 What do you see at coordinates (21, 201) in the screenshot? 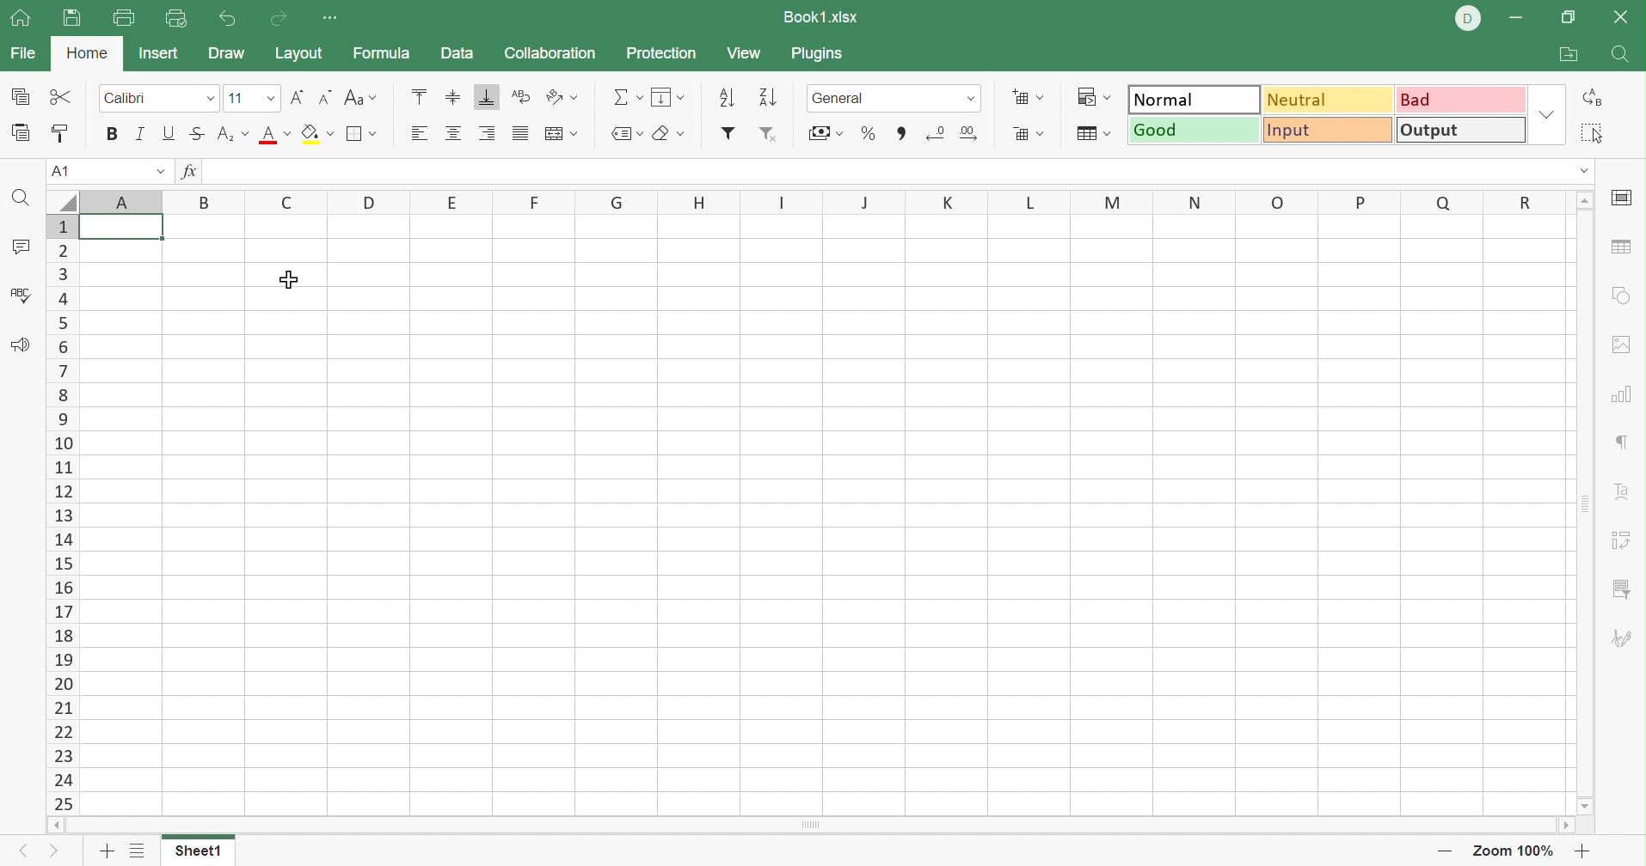
I see `Find` at bounding box center [21, 201].